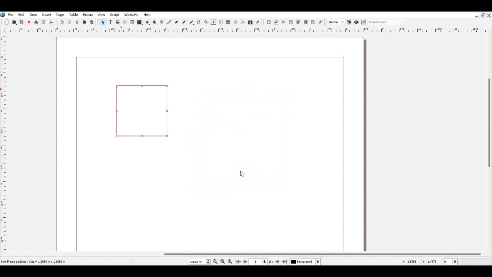  Describe the element at coordinates (483, 15) in the screenshot. I see `Maximize` at that location.